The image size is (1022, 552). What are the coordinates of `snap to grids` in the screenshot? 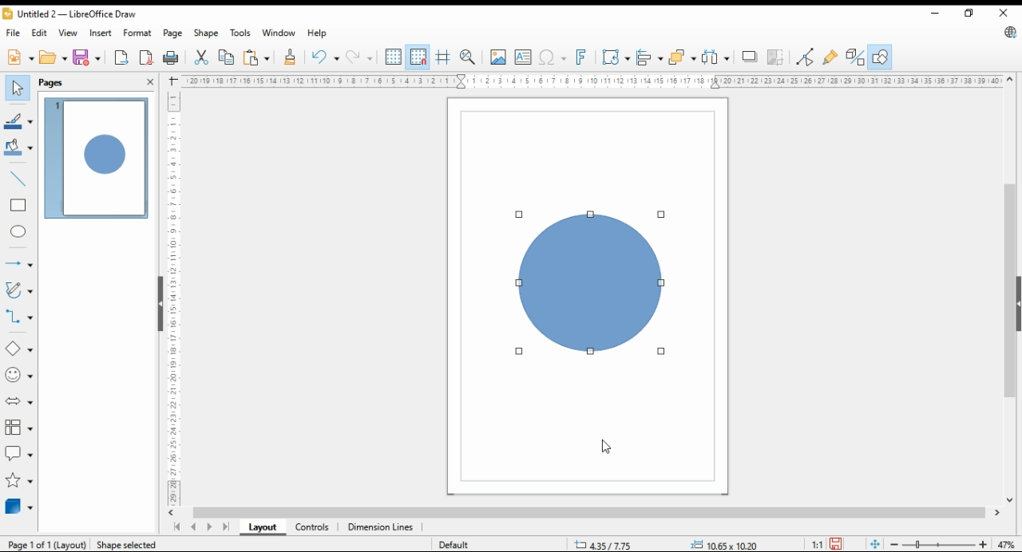 It's located at (418, 57).